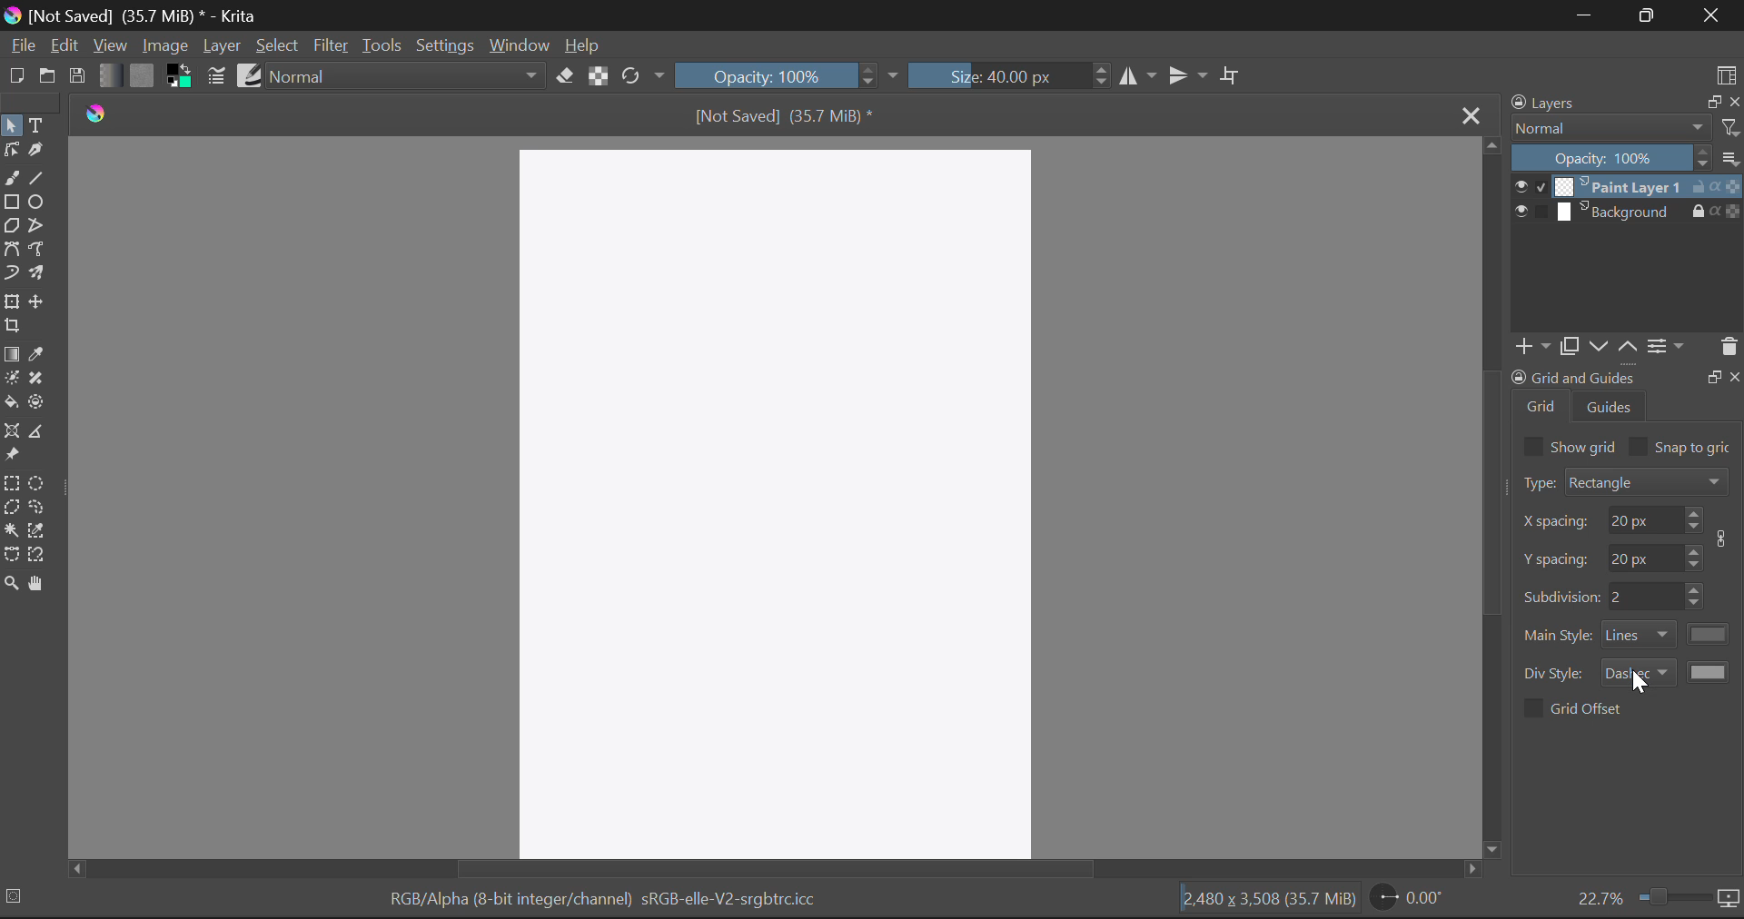 This screenshot has width=1744, height=919. What do you see at coordinates (13, 227) in the screenshot?
I see `Polygon` at bounding box center [13, 227].